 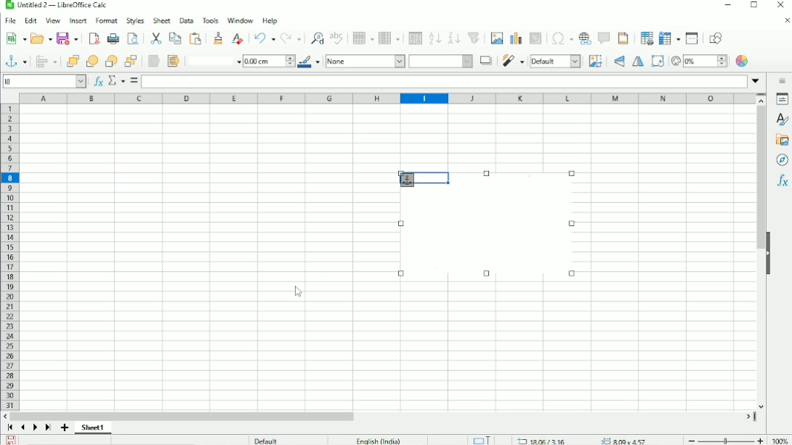 I want to click on transparency , so click(x=698, y=60).